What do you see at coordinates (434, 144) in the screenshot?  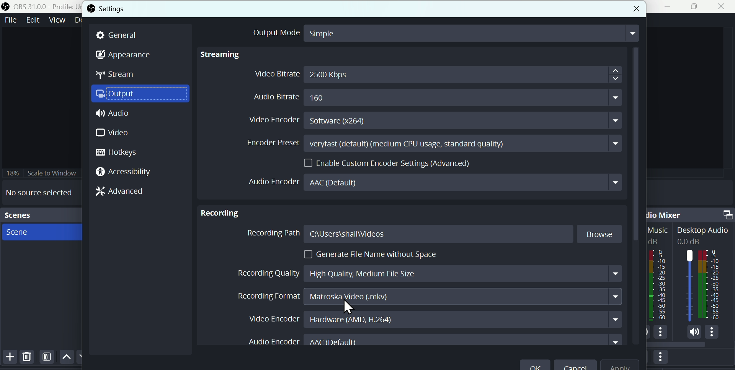 I see `Encoder preset` at bounding box center [434, 144].